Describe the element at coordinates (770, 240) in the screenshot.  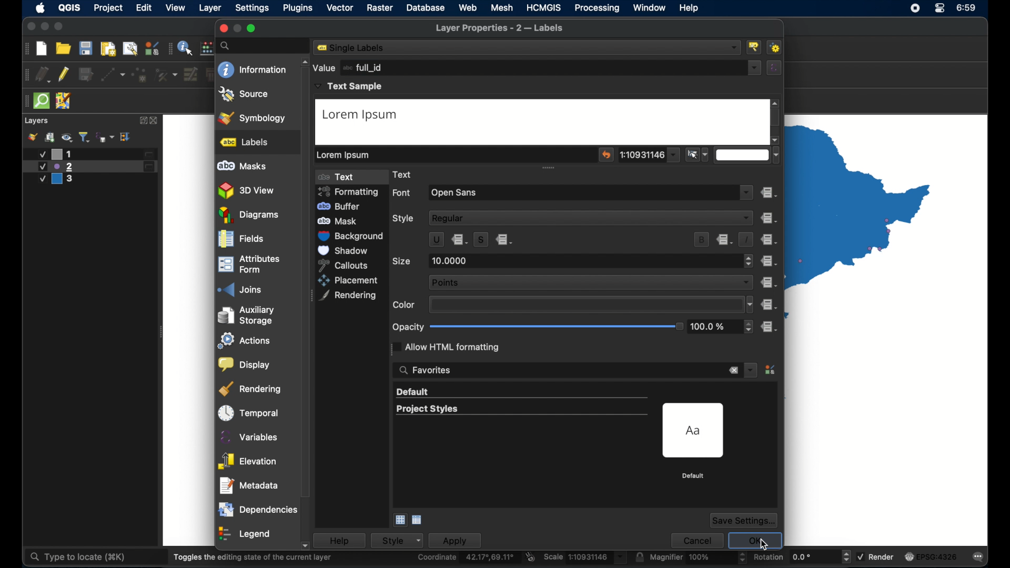
I see `data defined override` at that location.